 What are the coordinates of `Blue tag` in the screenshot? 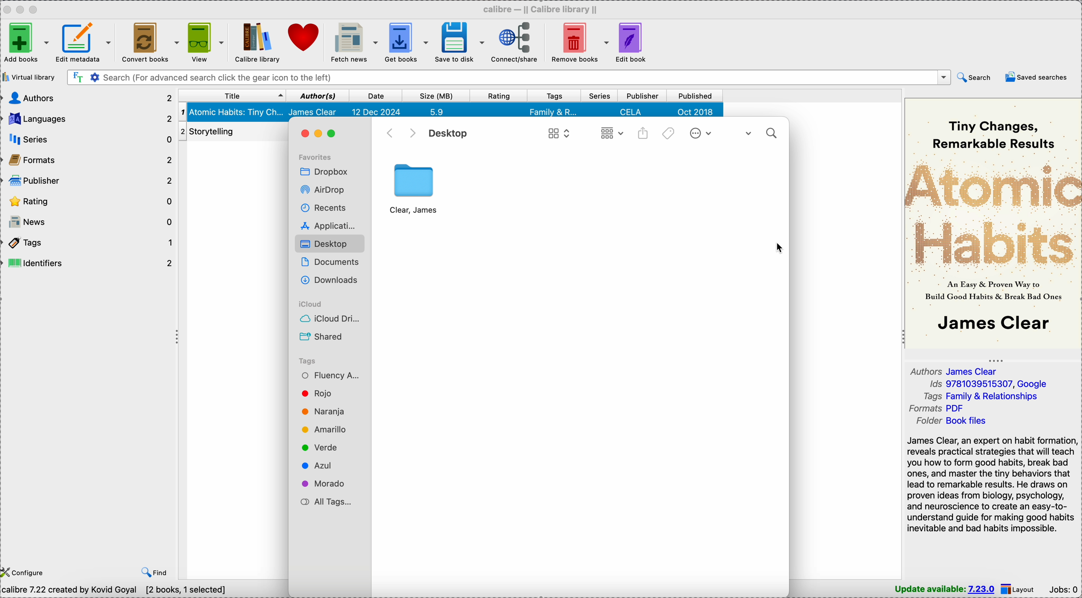 It's located at (320, 465).